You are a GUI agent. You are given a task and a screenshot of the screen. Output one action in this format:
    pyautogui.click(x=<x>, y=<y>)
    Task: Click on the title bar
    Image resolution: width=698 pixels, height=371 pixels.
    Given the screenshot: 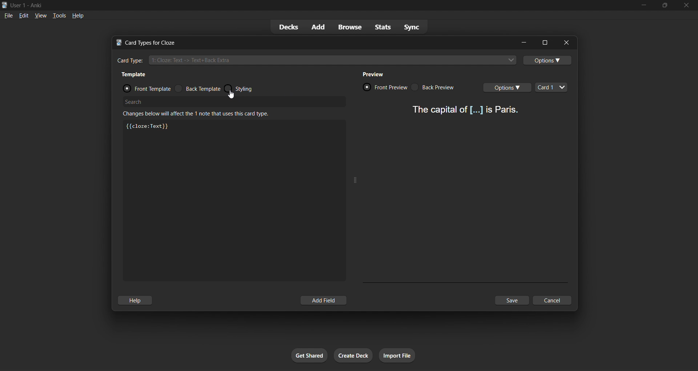 What is the action you would take?
    pyautogui.click(x=310, y=41)
    